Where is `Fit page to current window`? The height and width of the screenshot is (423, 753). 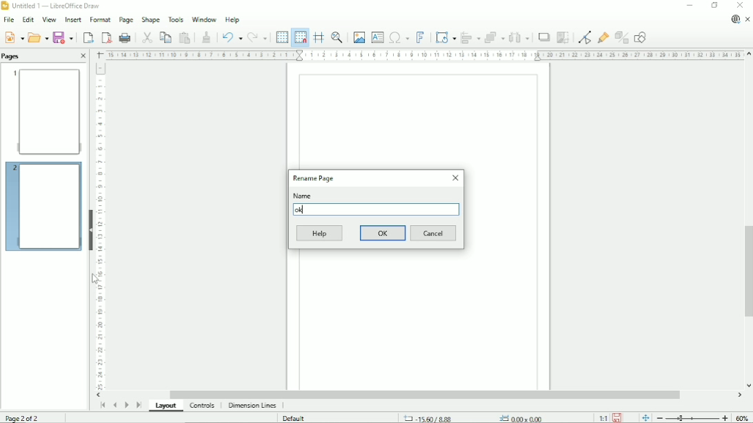 Fit page to current window is located at coordinates (645, 417).